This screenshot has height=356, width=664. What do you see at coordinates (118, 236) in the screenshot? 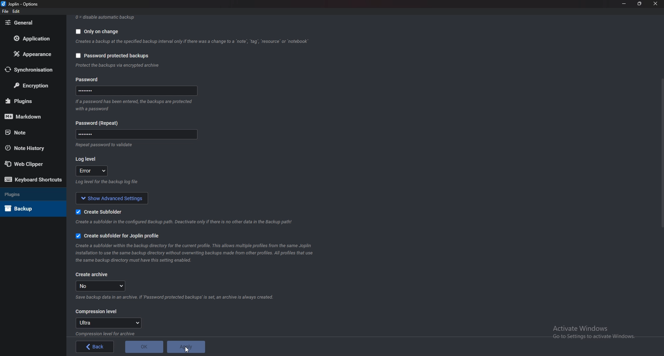
I see `Create sub folder for joplin profile` at bounding box center [118, 236].